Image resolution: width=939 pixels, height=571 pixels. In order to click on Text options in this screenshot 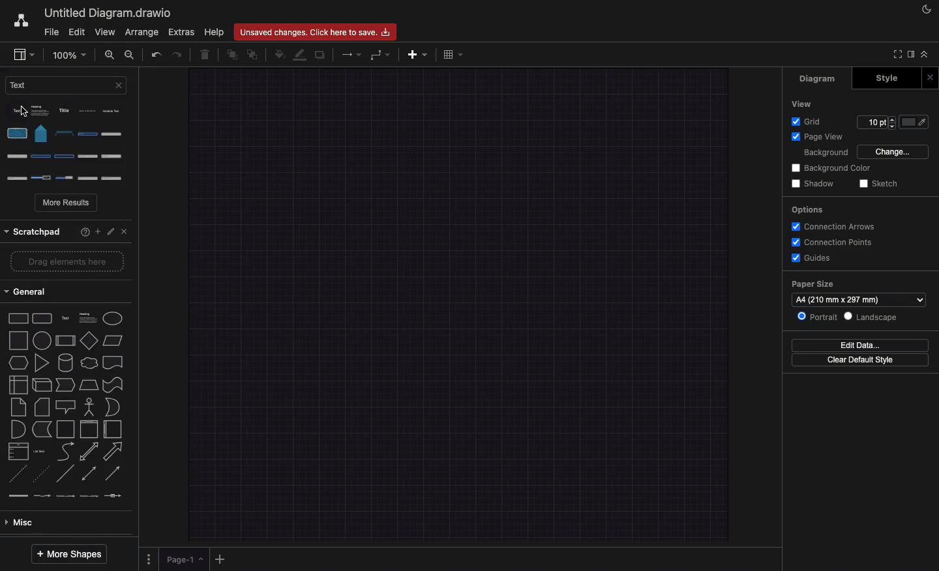, I will do `click(69, 141)`.